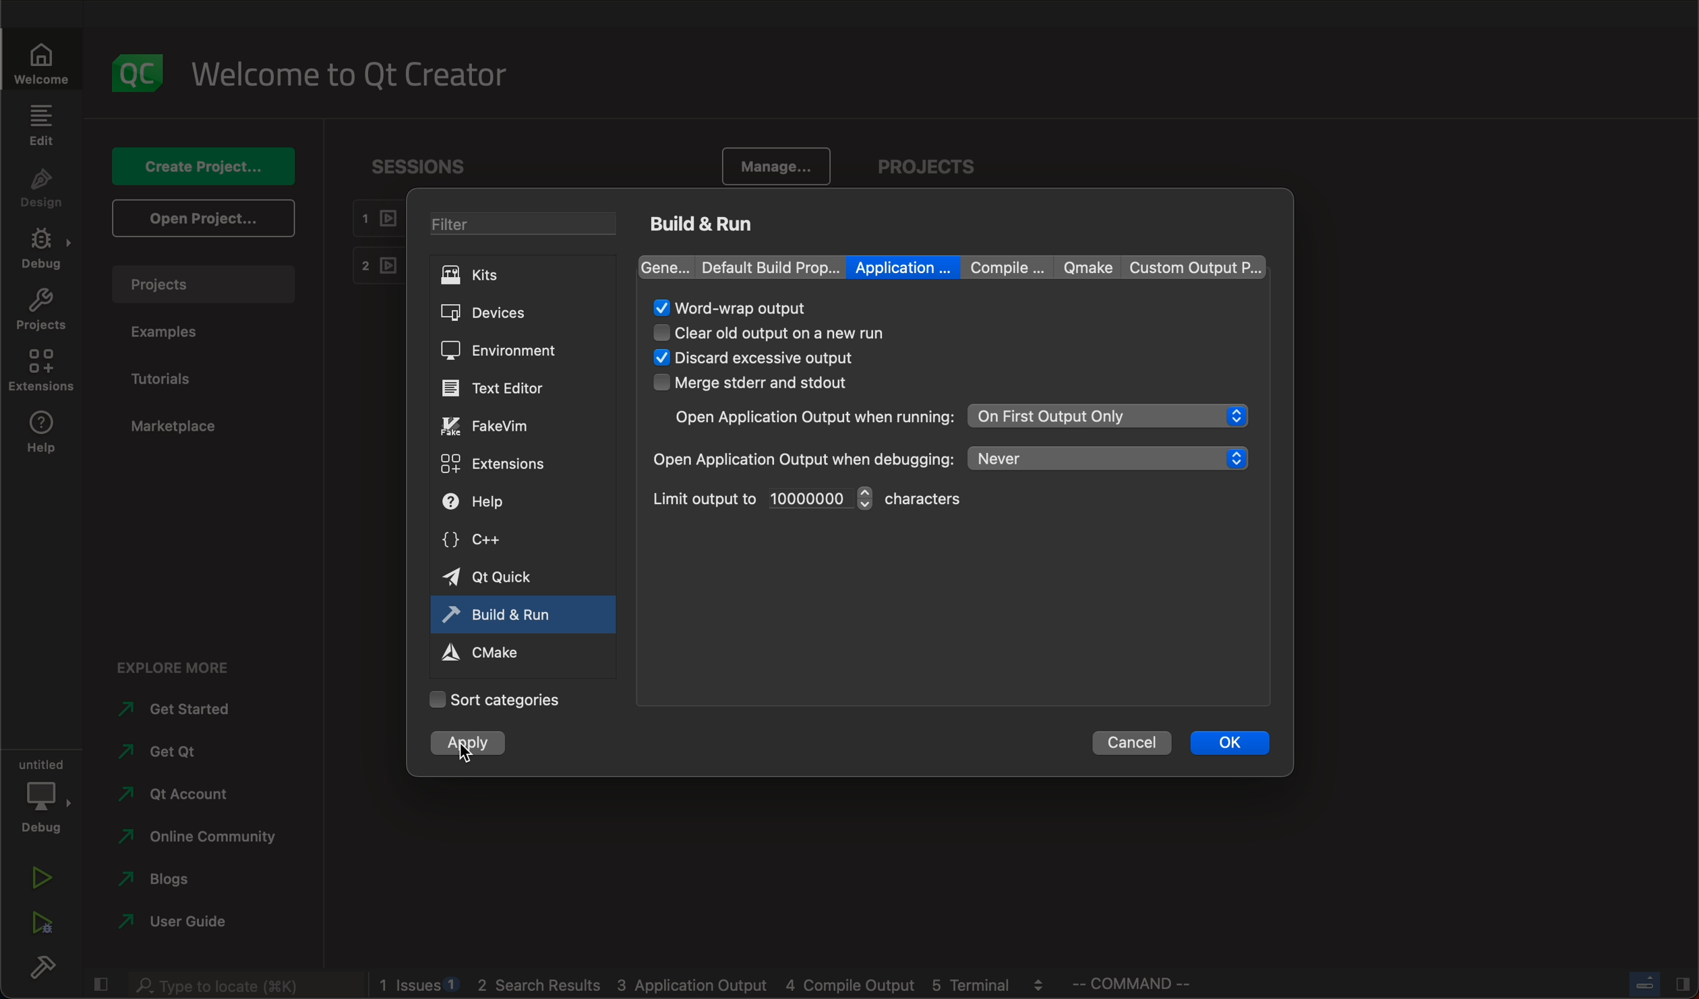 Image resolution: width=1699 pixels, height=999 pixels. I want to click on limit output, so click(760, 498).